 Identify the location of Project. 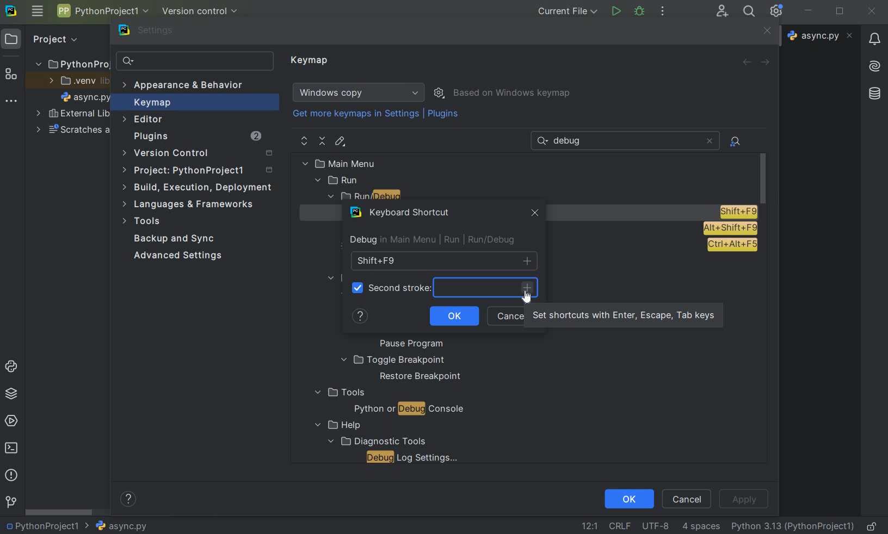
(54, 38).